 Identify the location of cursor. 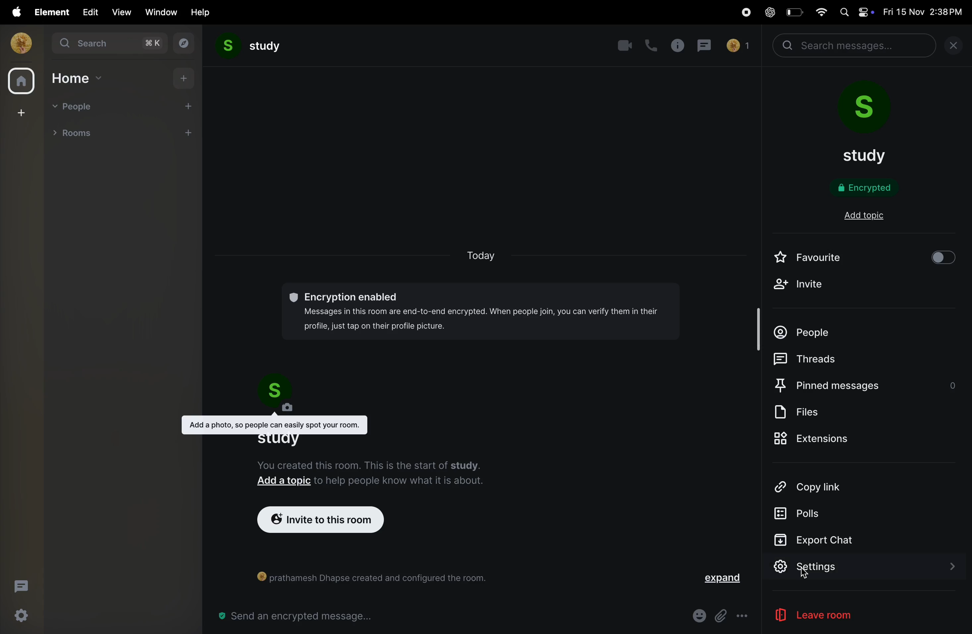
(807, 576).